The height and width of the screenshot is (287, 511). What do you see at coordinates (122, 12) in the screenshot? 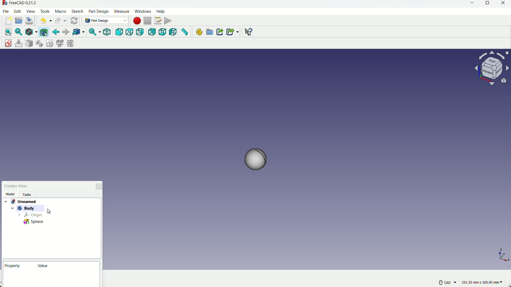
I see `measure menu` at bounding box center [122, 12].